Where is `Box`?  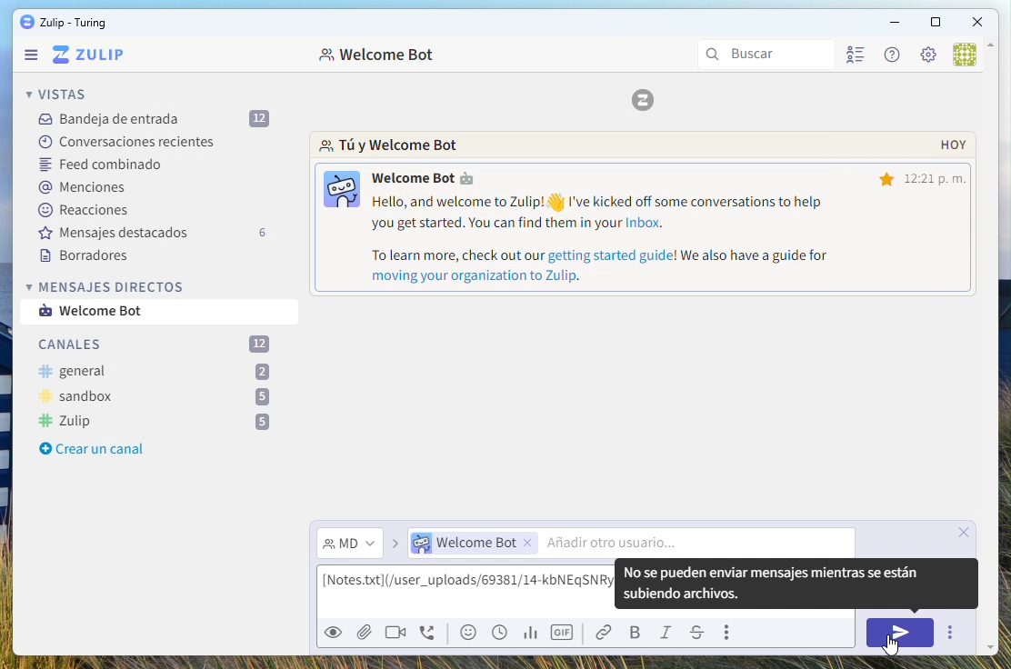
Box is located at coordinates (935, 24).